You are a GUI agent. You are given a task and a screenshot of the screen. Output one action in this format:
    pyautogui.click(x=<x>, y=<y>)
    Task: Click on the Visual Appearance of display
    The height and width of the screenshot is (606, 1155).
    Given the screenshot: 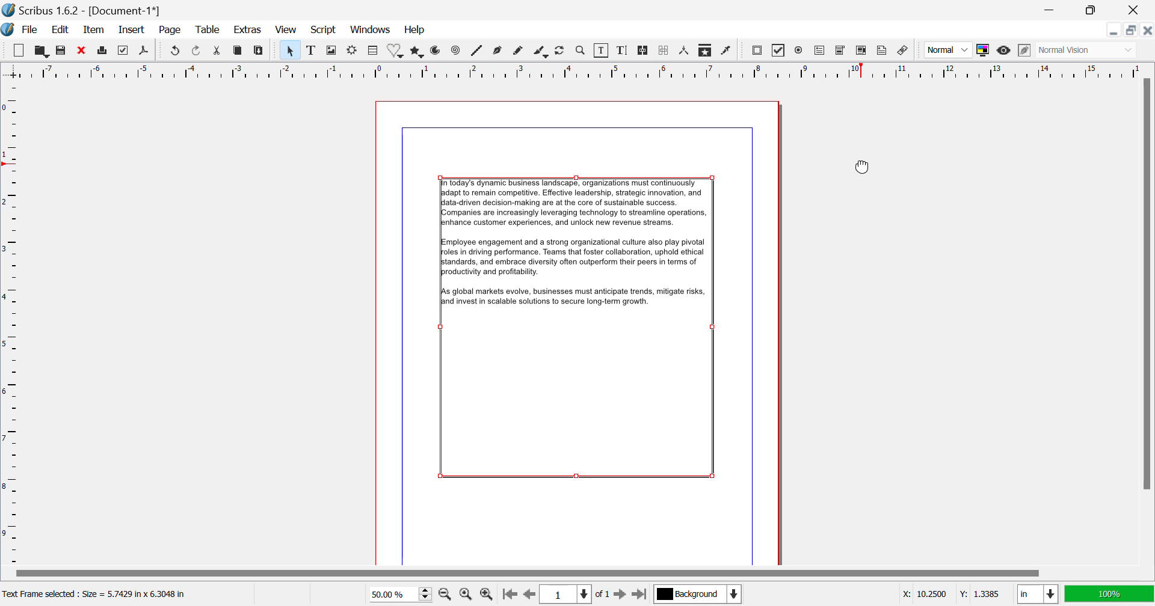 What is the action you would take?
    pyautogui.click(x=1085, y=50)
    